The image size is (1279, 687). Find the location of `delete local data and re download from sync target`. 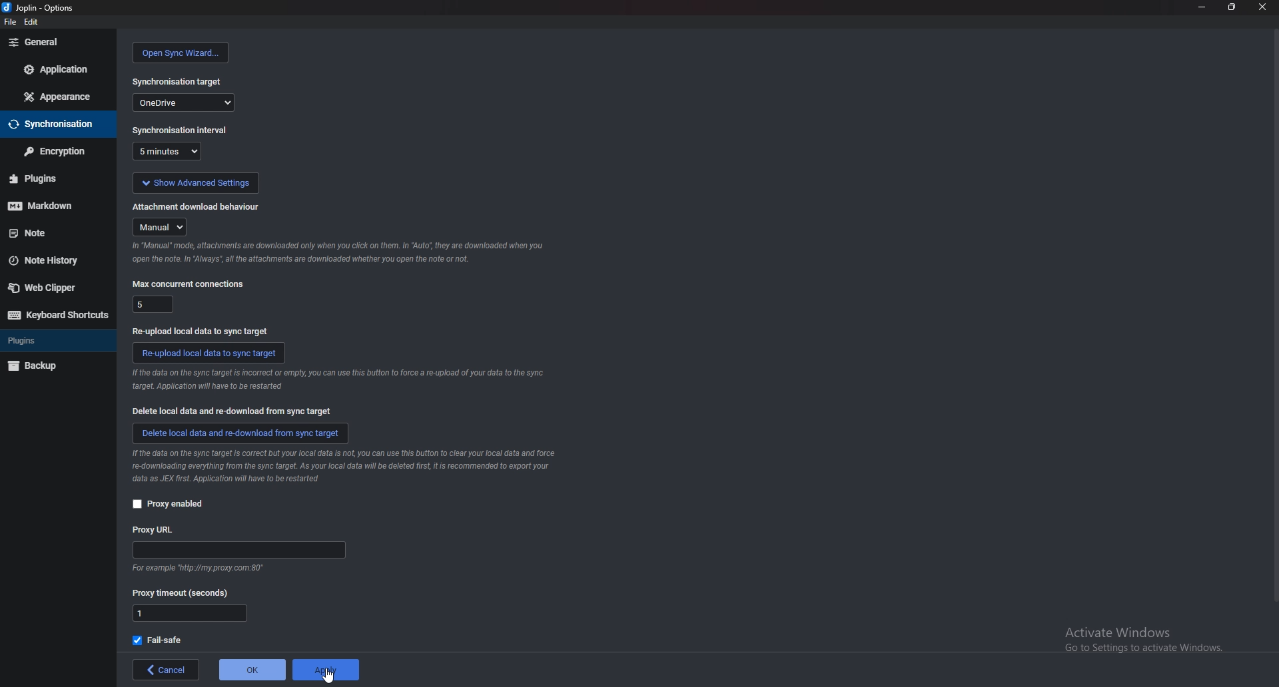

delete local data and re download from sync target is located at coordinates (242, 433).